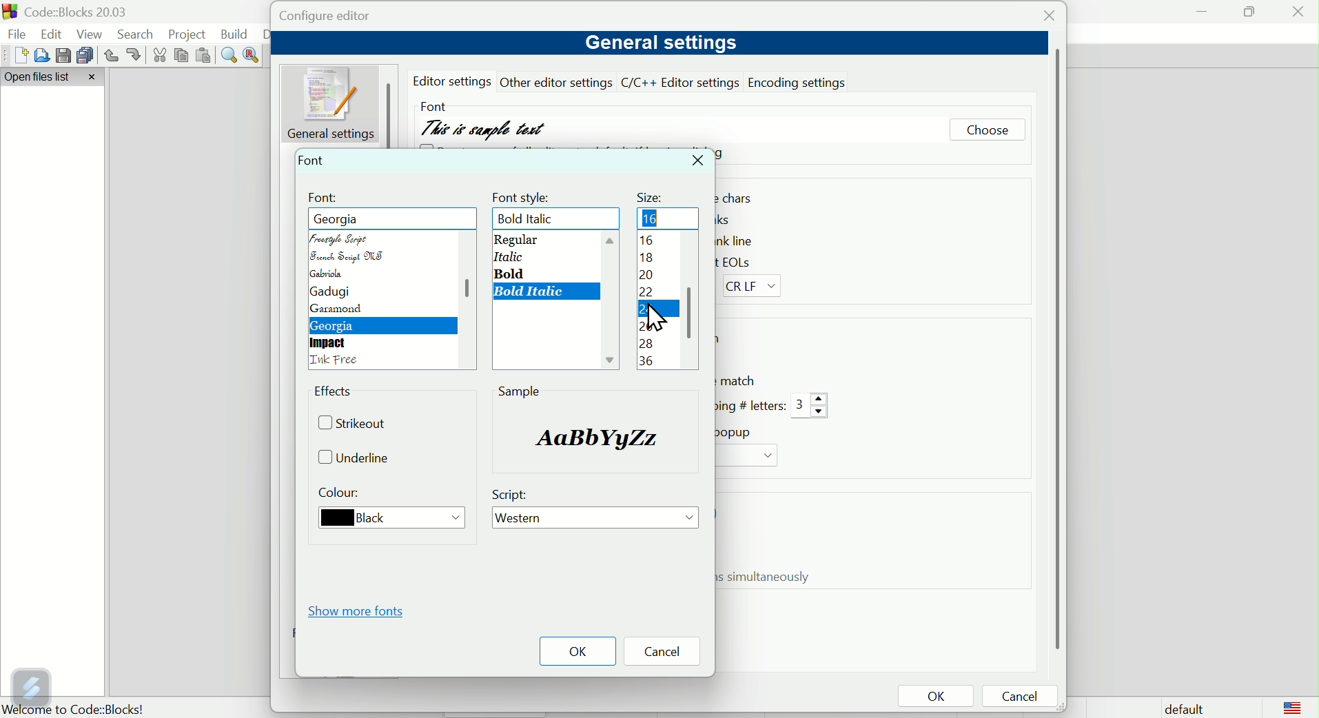  What do you see at coordinates (515, 240) in the screenshot?
I see `Regular` at bounding box center [515, 240].